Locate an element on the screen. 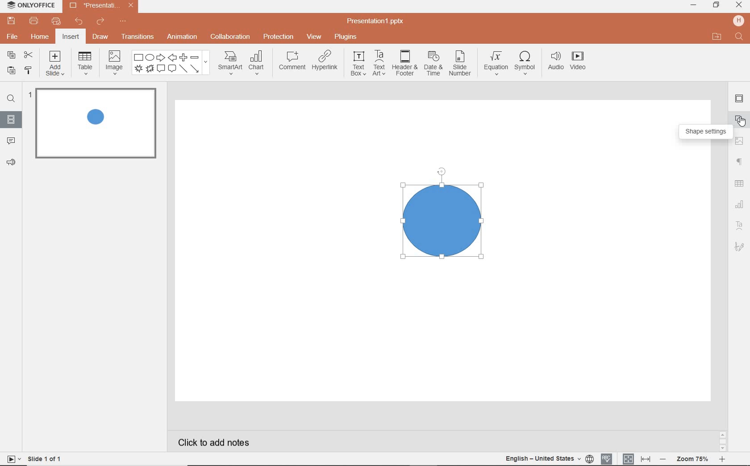 The width and height of the screenshot is (750, 466). audio is located at coordinates (554, 62).